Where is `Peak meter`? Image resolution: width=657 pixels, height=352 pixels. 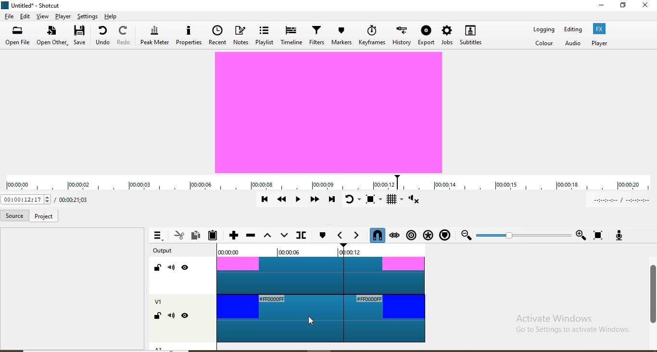
Peak meter is located at coordinates (154, 38).